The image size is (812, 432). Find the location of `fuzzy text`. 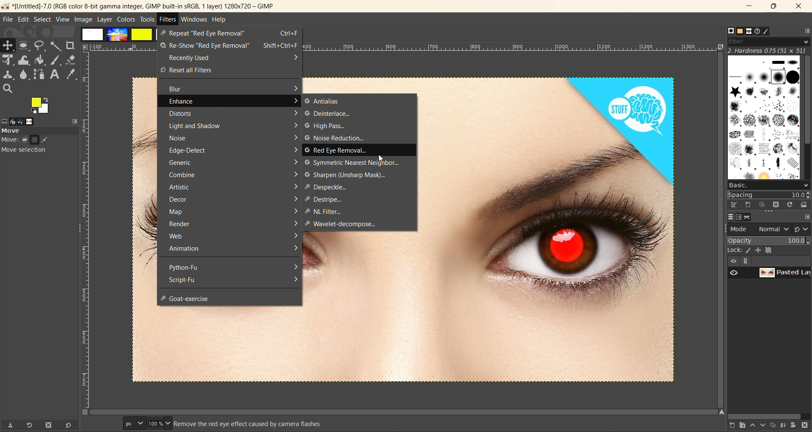

fuzzy text is located at coordinates (56, 46).